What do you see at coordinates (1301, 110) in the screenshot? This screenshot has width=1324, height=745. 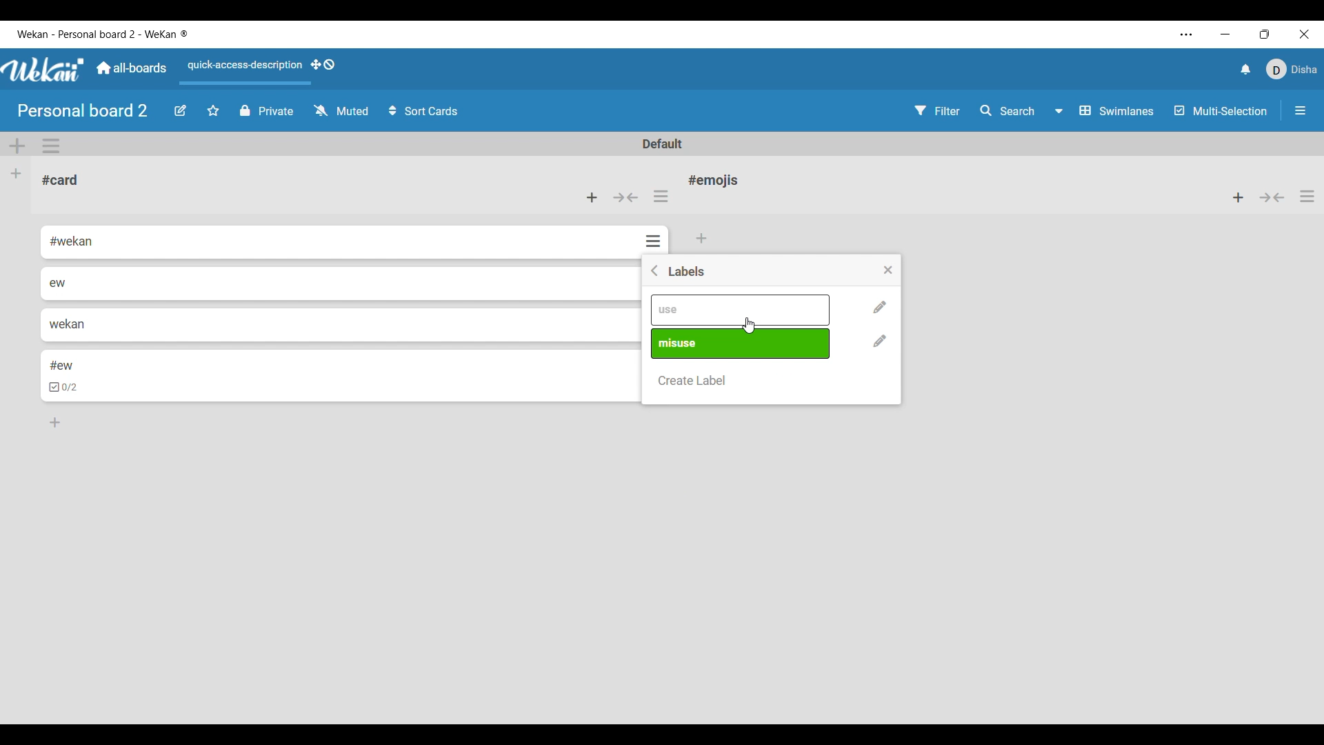 I see `Open/Close sidebar` at bounding box center [1301, 110].